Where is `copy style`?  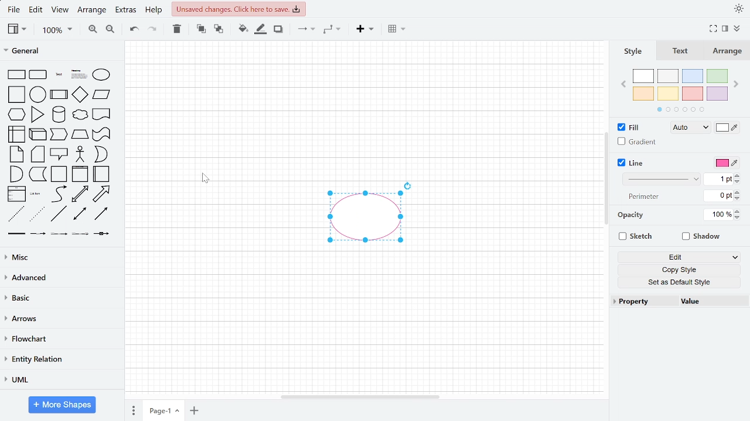 copy style is located at coordinates (679, 270).